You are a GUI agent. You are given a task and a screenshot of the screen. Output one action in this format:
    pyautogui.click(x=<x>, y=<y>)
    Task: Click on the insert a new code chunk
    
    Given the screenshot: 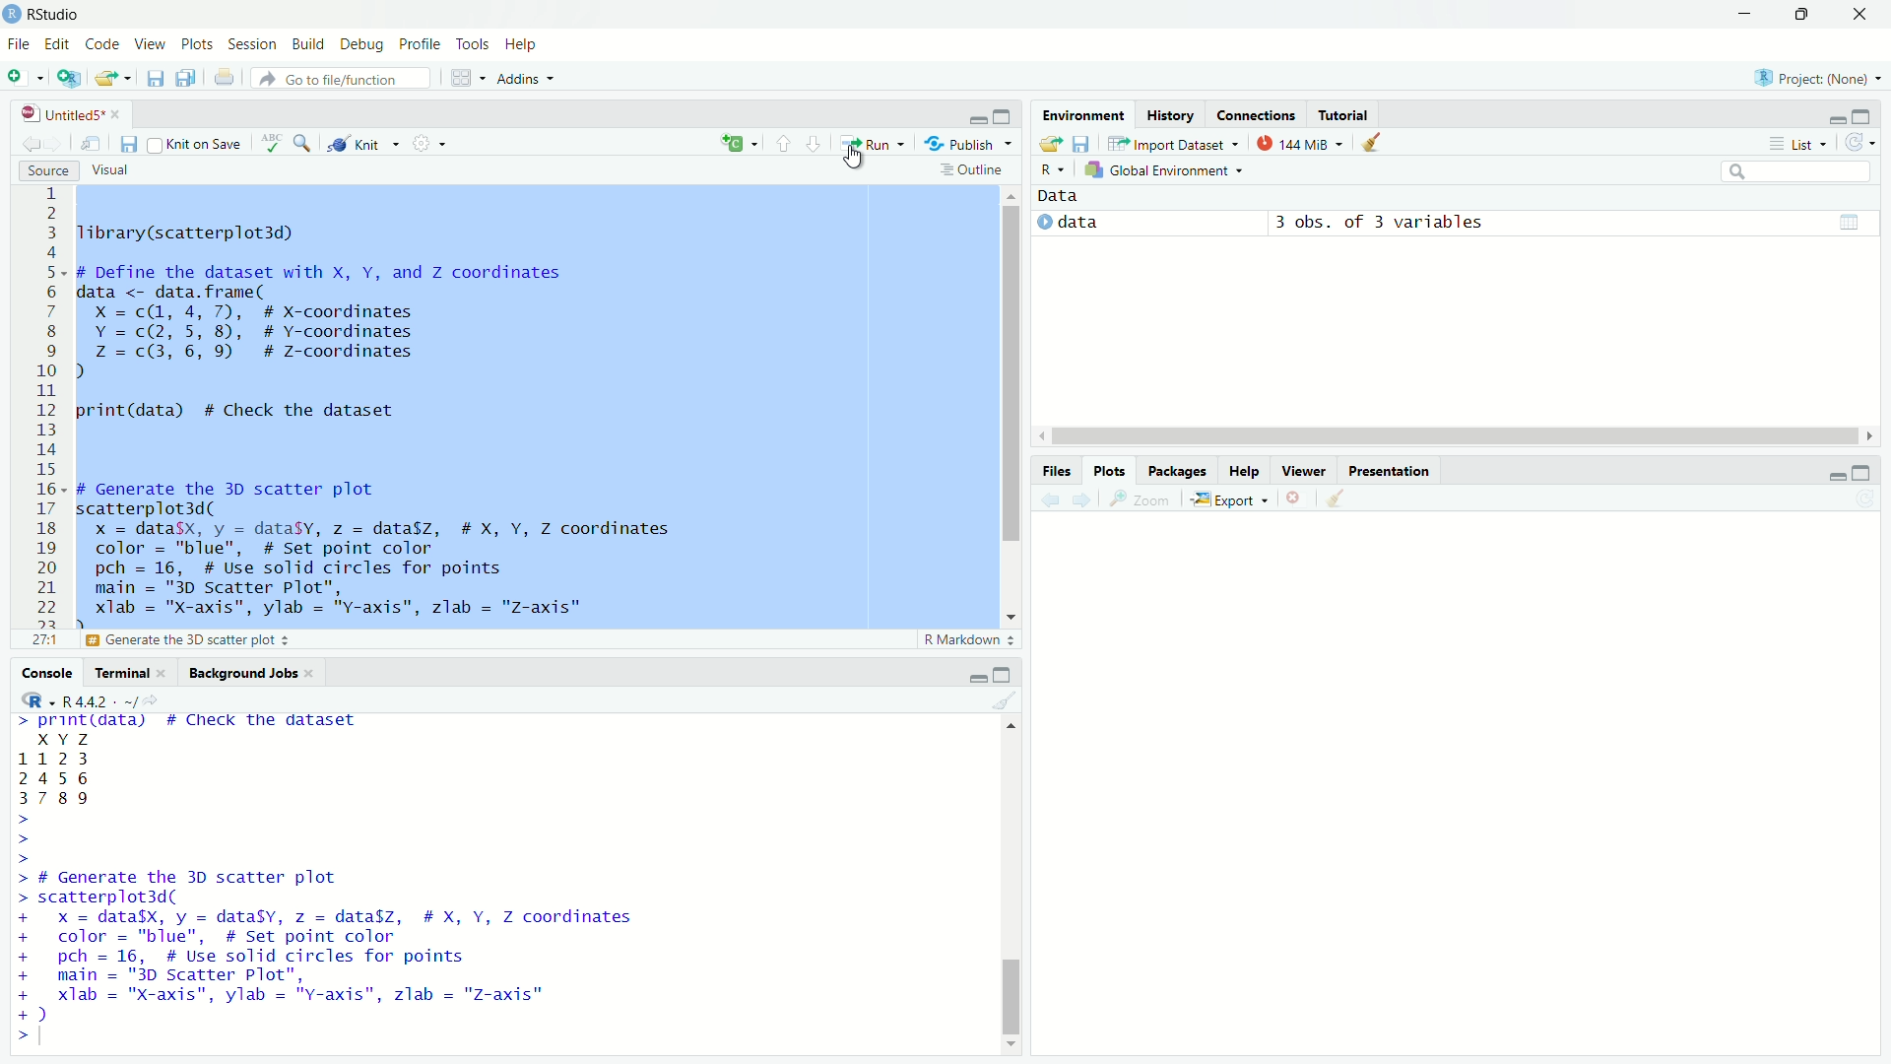 What is the action you would take?
    pyautogui.click(x=742, y=144)
    